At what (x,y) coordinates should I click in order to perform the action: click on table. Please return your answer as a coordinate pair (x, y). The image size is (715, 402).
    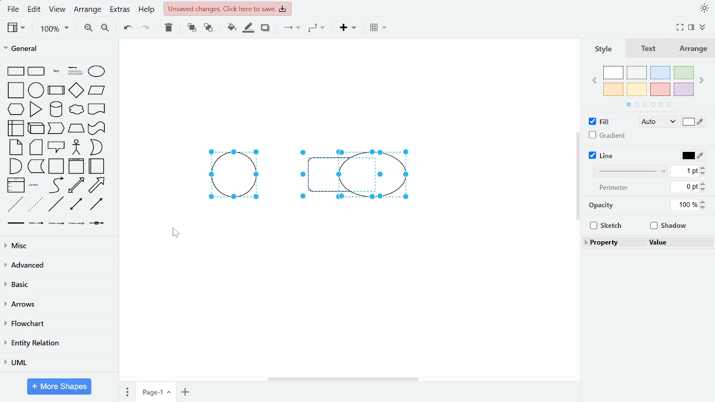
    Looking at the image, I should click on (376, 28).